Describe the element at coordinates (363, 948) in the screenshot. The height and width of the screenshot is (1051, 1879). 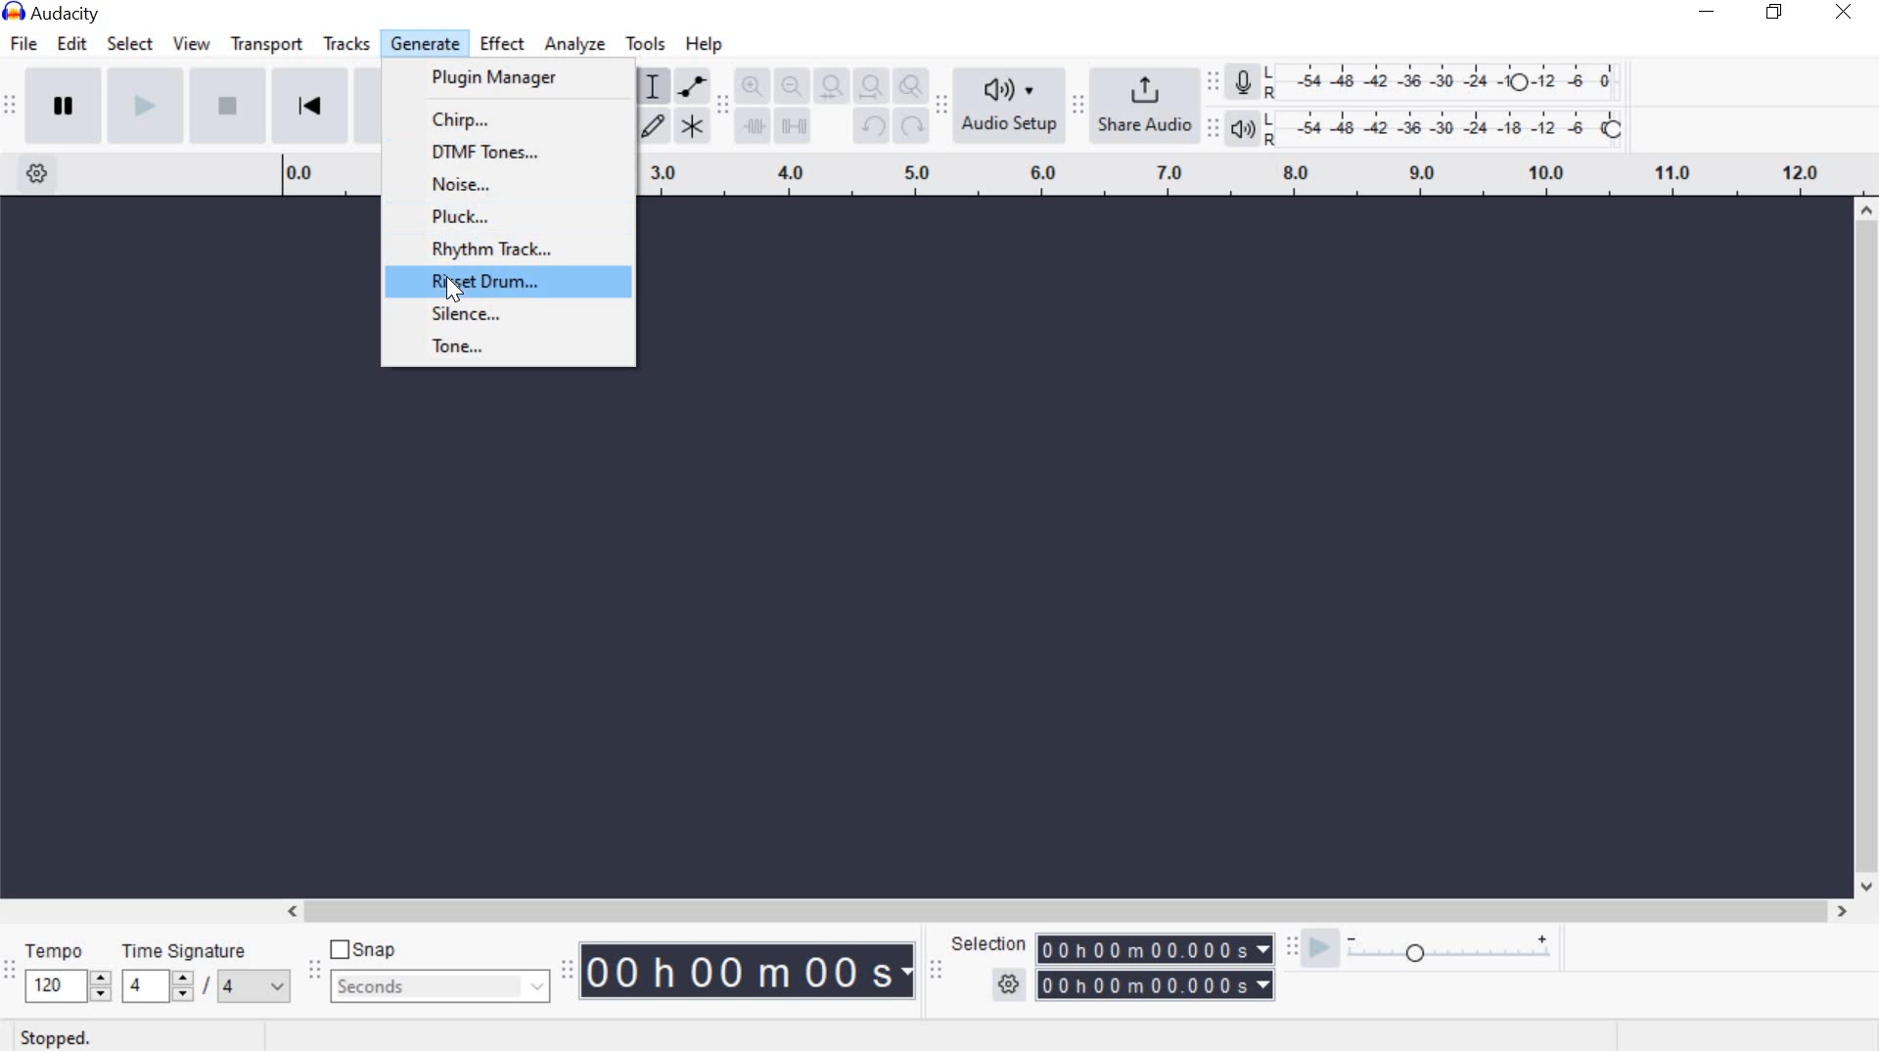
I see `snap` at that location.